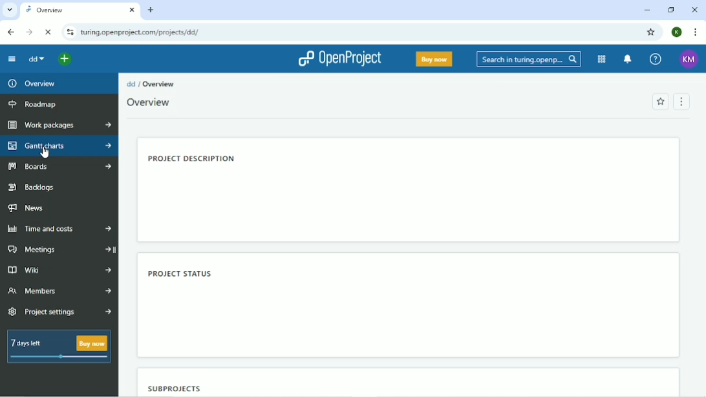  I want to click on Meetings, so click(59, 249).